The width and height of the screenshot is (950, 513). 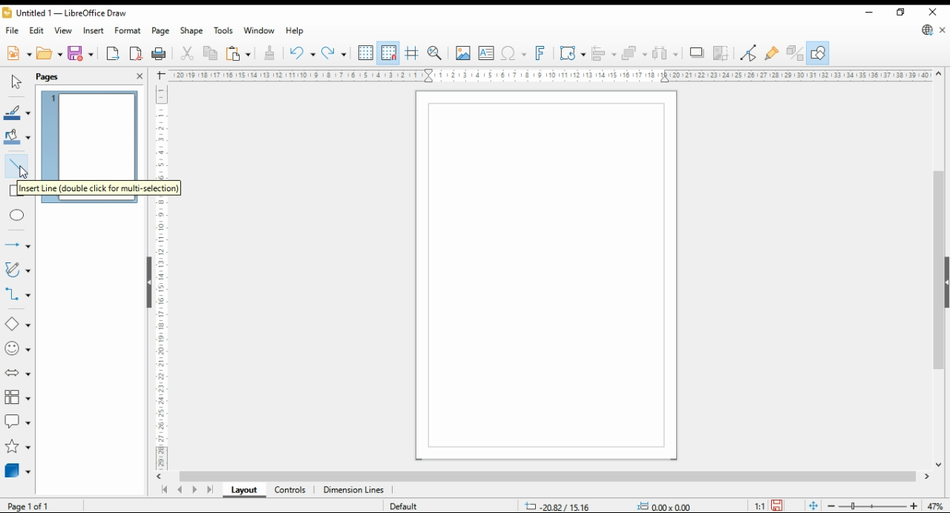 I want to click on select, so click(x=14, y=82).